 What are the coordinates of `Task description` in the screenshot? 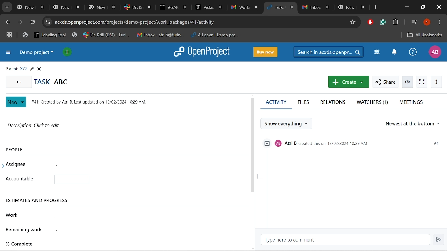 It's located at (112, 126).